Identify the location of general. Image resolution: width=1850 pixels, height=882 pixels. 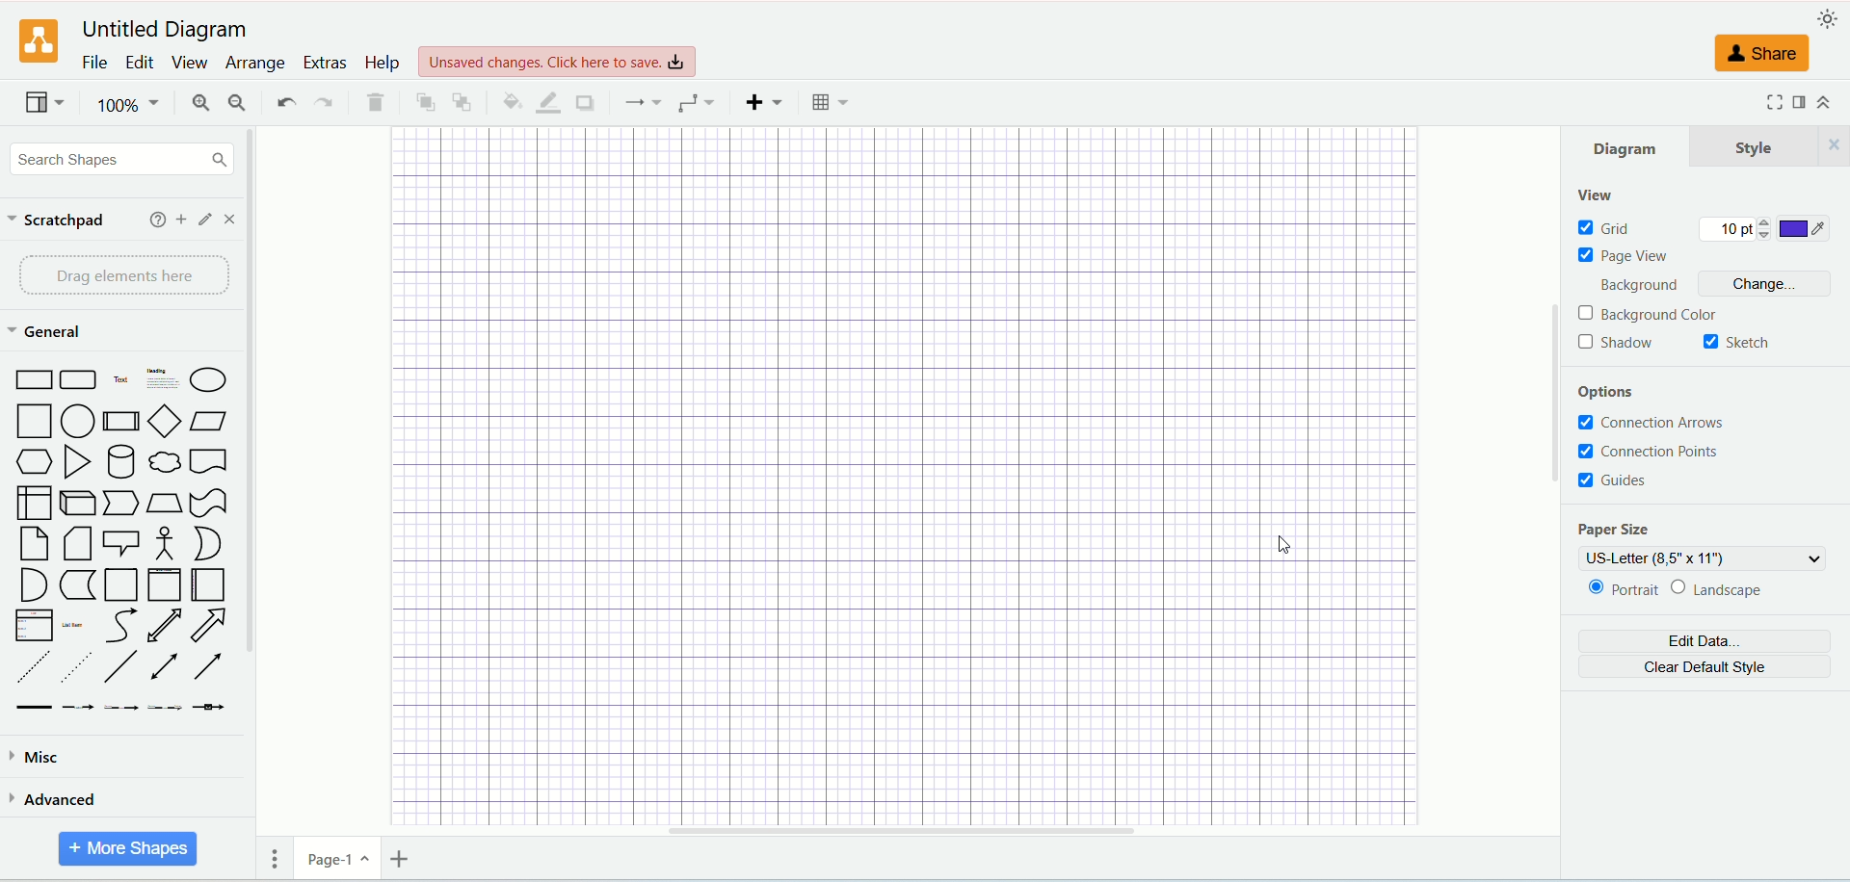
(49, 334).